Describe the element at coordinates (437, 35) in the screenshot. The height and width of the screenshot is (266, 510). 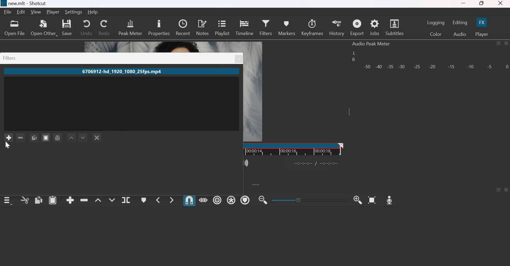
I see `Color` at that location.